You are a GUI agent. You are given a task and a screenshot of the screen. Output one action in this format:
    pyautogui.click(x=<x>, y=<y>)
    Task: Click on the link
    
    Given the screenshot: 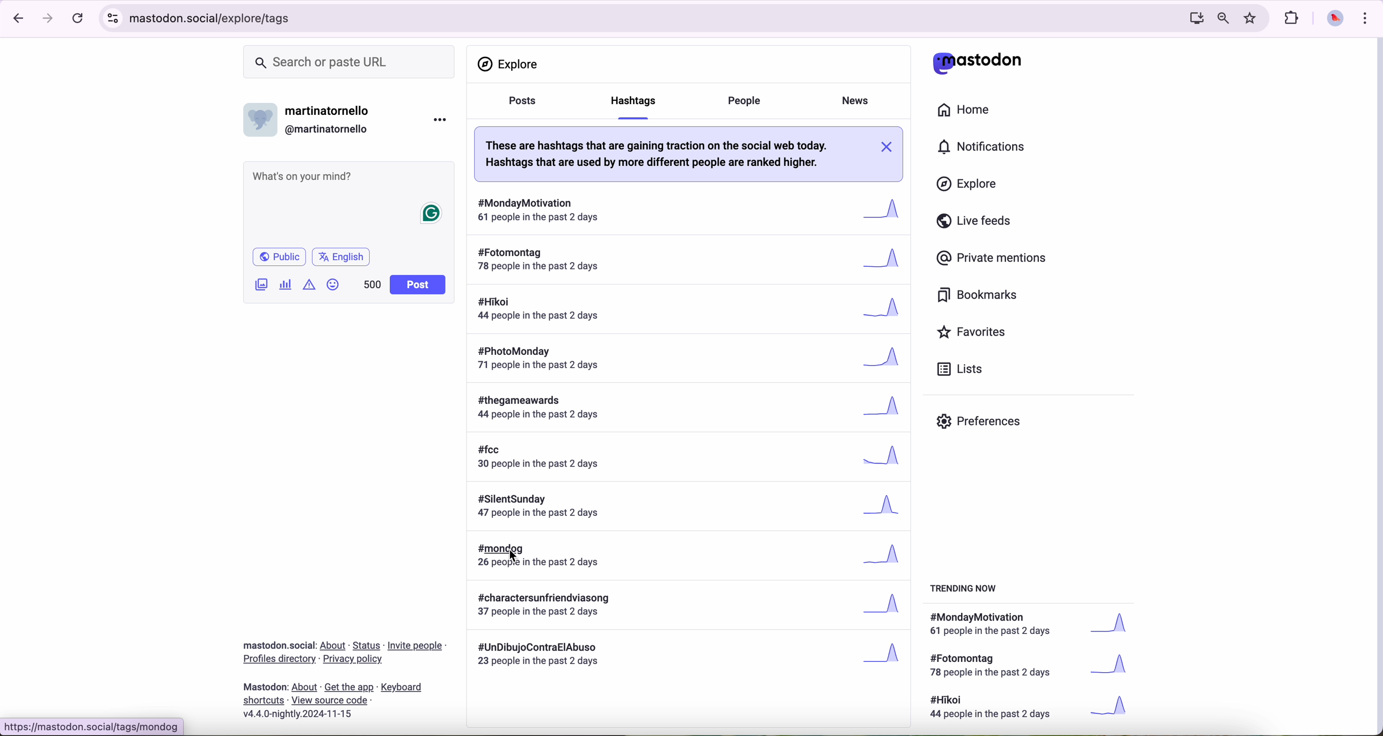 What is the action you would take?
    pyautogui.click(x=402, y=689)
    